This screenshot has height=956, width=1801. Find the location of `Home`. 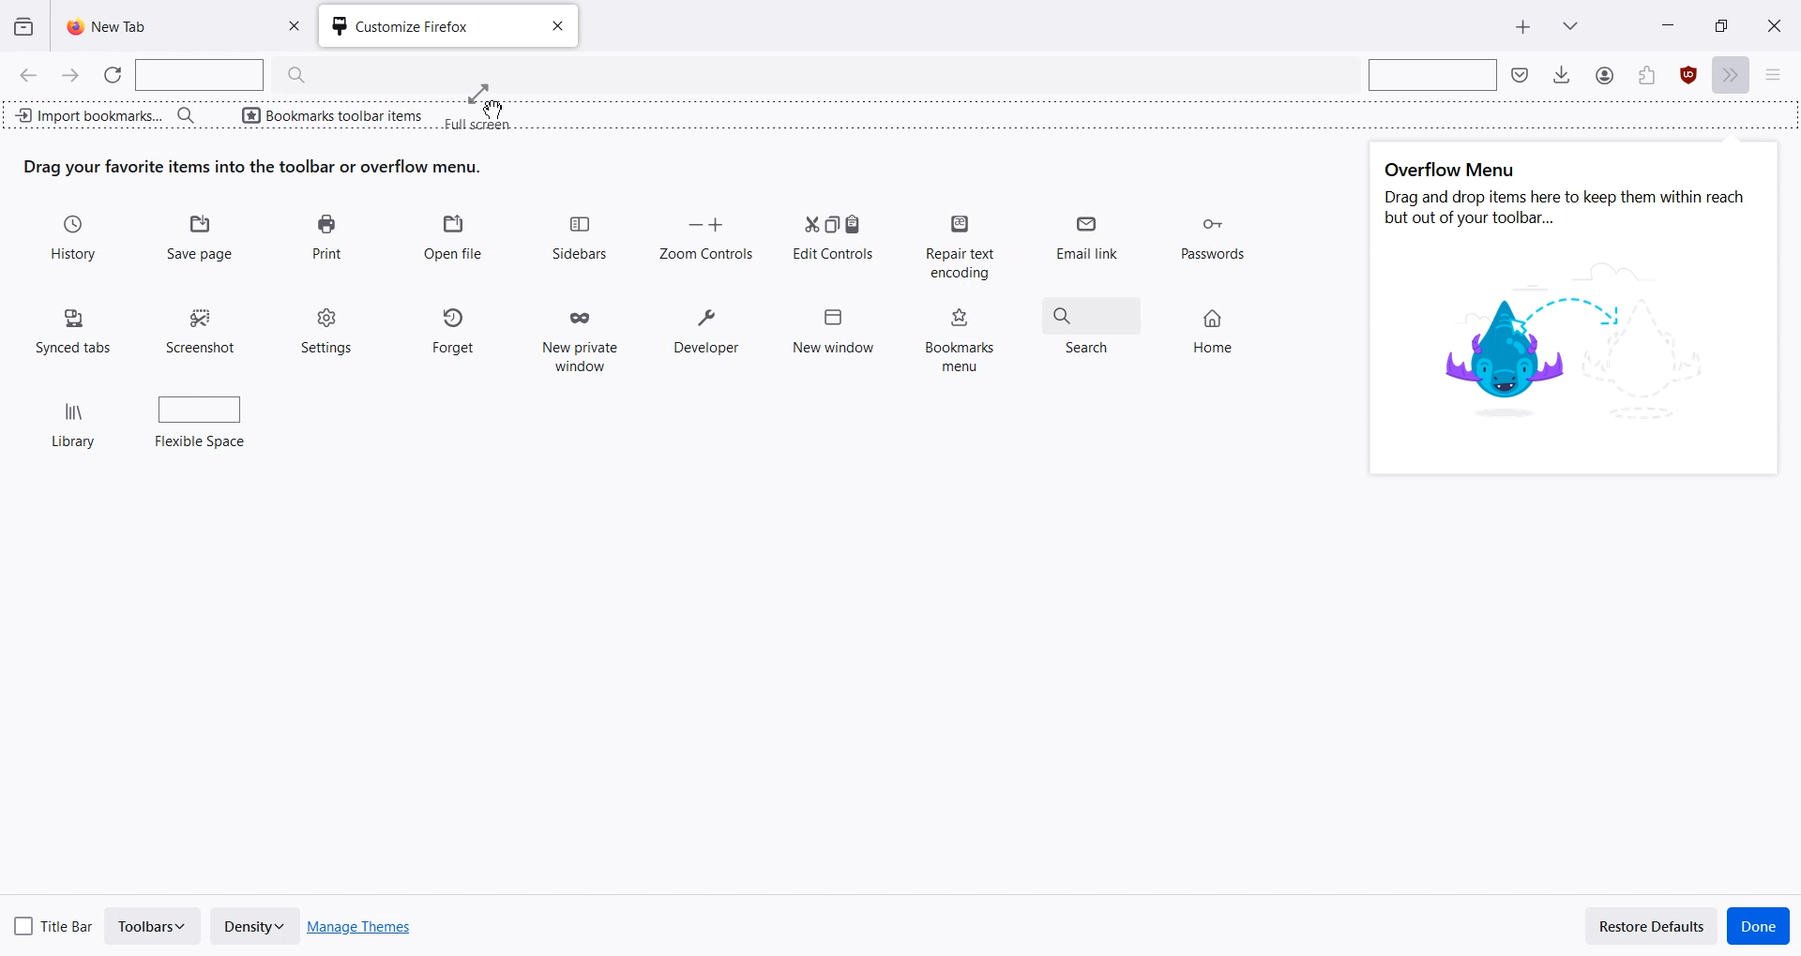

Home is located at coordinates (1220, 322).